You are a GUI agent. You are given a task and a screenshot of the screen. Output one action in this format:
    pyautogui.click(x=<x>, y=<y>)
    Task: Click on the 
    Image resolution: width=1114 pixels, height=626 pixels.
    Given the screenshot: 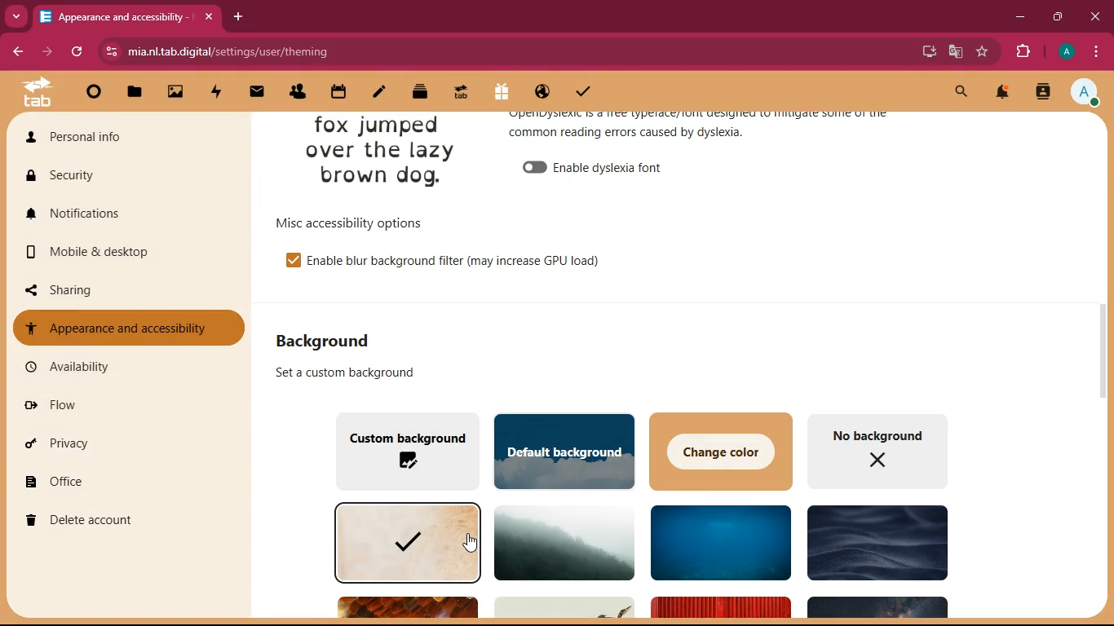 What is the action you would take?
    pyautogui.click(x=566, y=608)
    